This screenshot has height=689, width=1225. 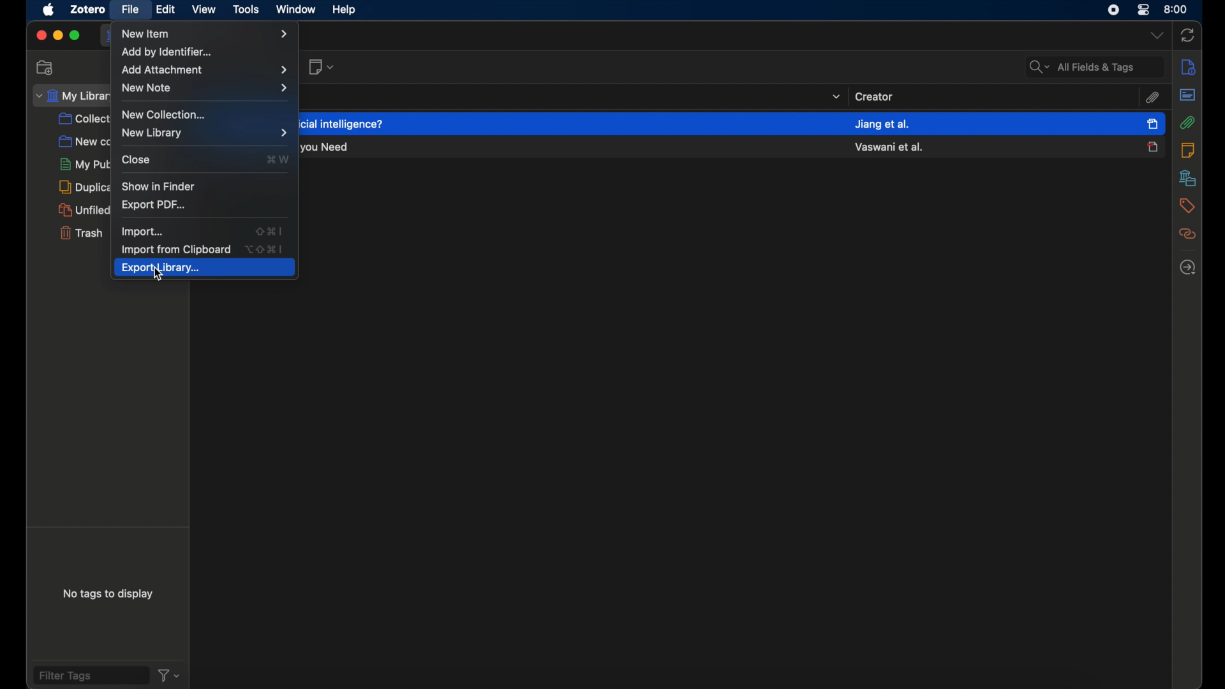 What do you see at coordinates (1152, 147) in the screenshot?
I see `item unselected` at bounding box center [1152, 147].